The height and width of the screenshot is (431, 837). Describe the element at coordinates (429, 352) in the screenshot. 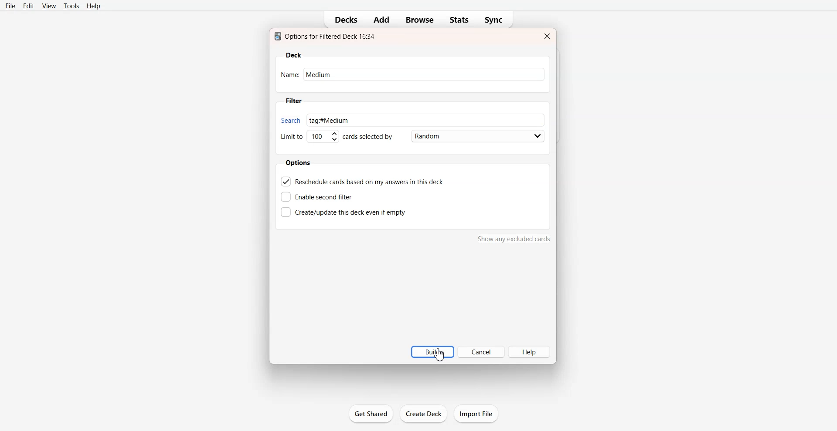

I see `Build` at that location.